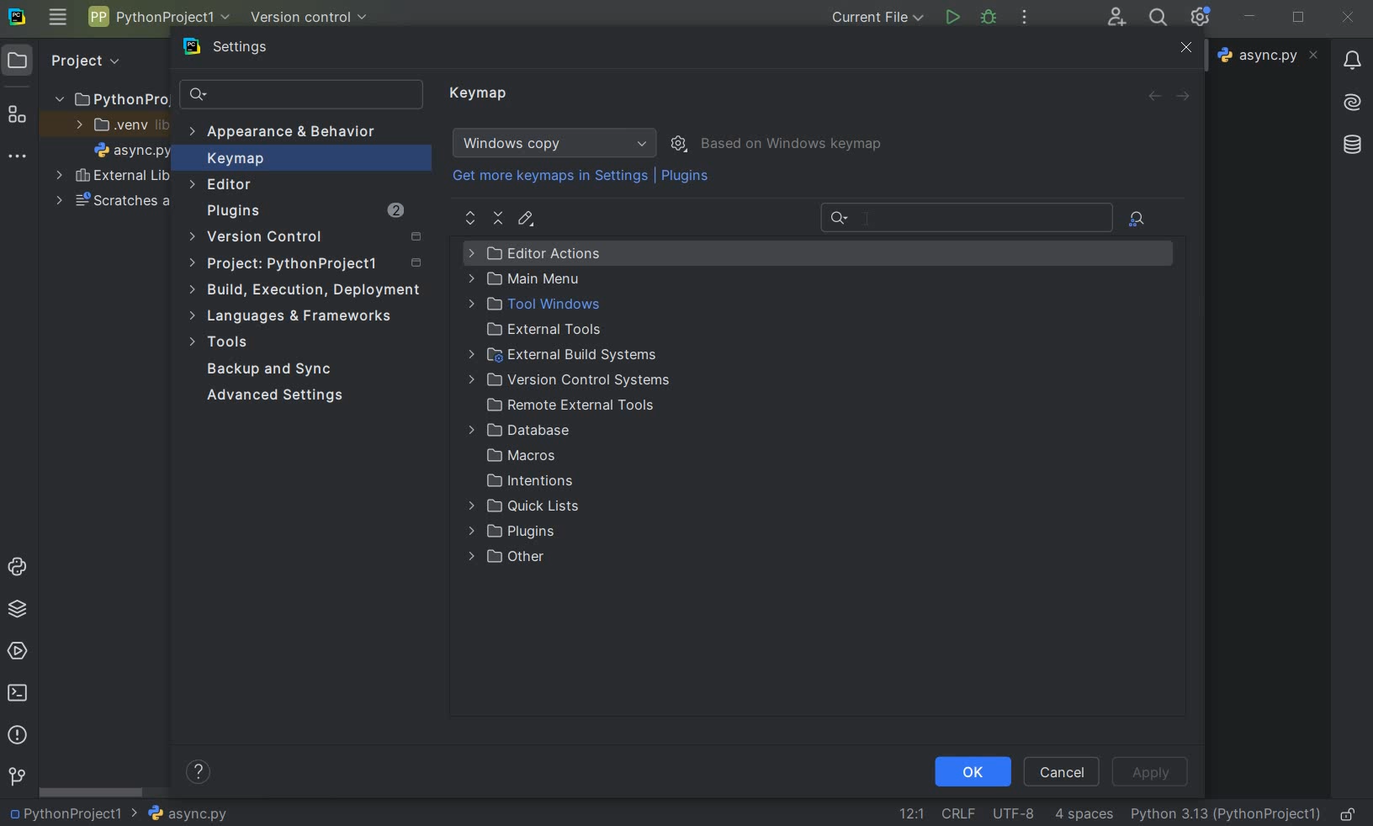  Describe the element at coordinates (236, 50) in the screenshot. I see `settings` at that location.